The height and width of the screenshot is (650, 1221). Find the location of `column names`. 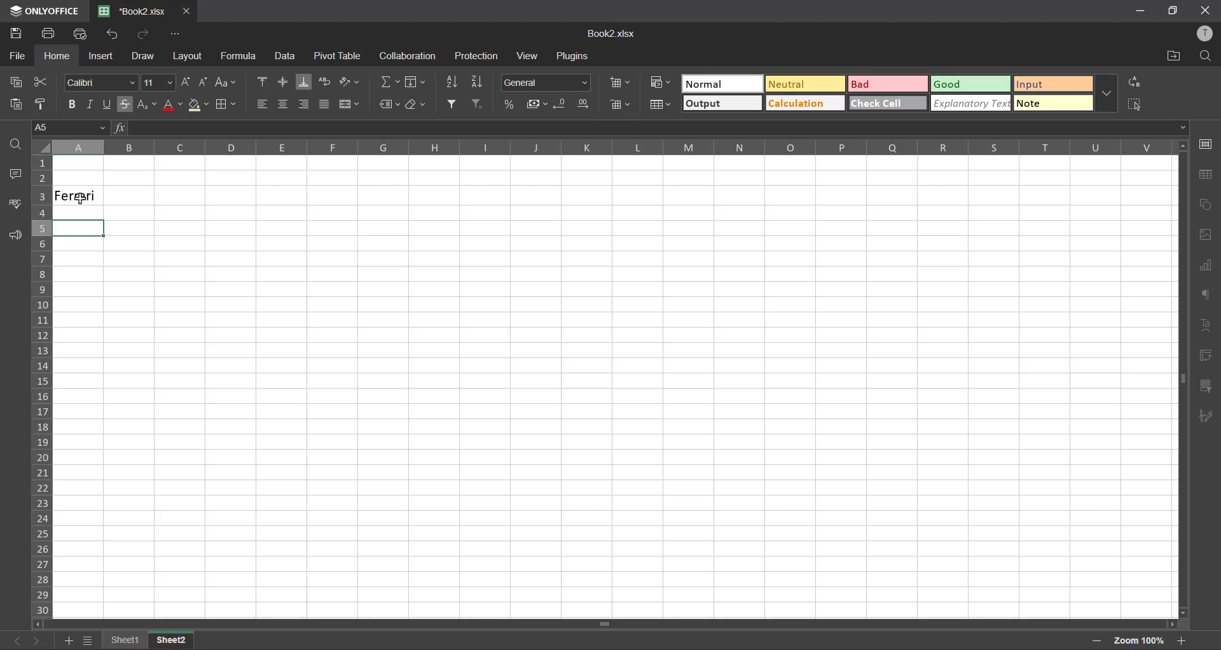

column names is located at coordinates (606, 148).